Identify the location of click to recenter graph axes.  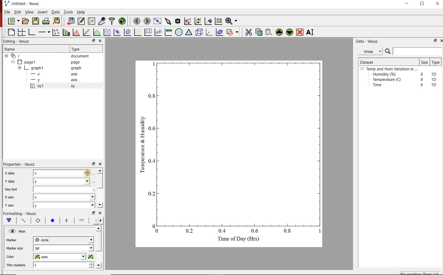
(208, 21).